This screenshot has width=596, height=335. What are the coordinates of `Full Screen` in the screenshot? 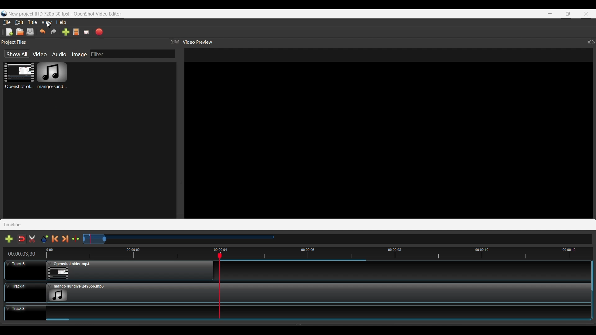 It's located at (86, 32).